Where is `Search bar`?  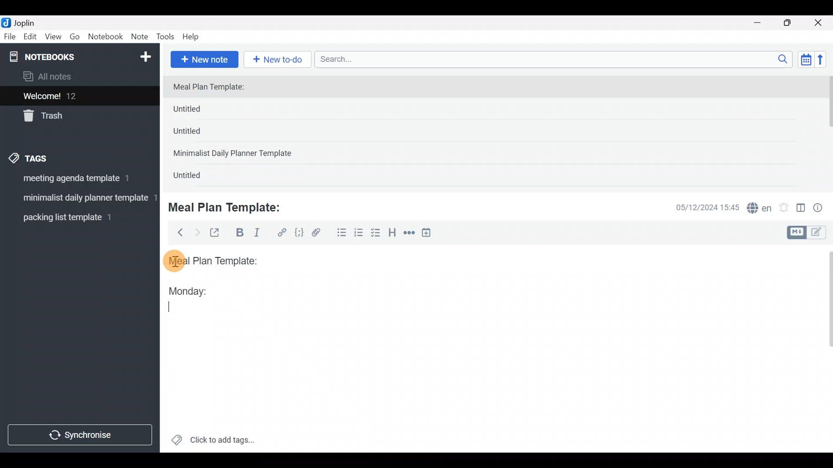
Search bar is located at coordinates (556, 58).